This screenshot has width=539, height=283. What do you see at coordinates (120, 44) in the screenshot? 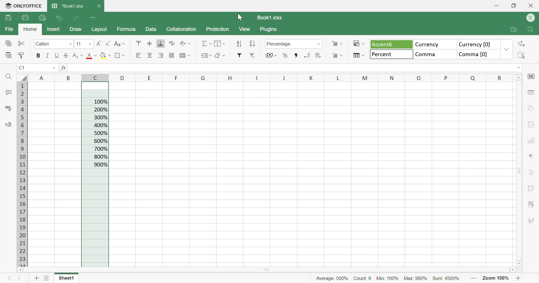
I see `Change case` at bounding box center [120, 44].